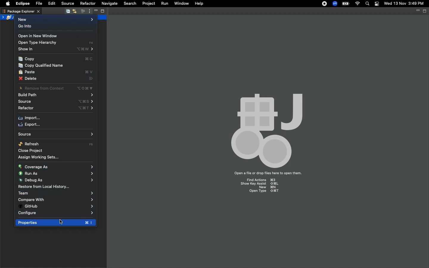  Describe the element at coordinates (56, 95) in the screenshot. I see `Build path` at that location.